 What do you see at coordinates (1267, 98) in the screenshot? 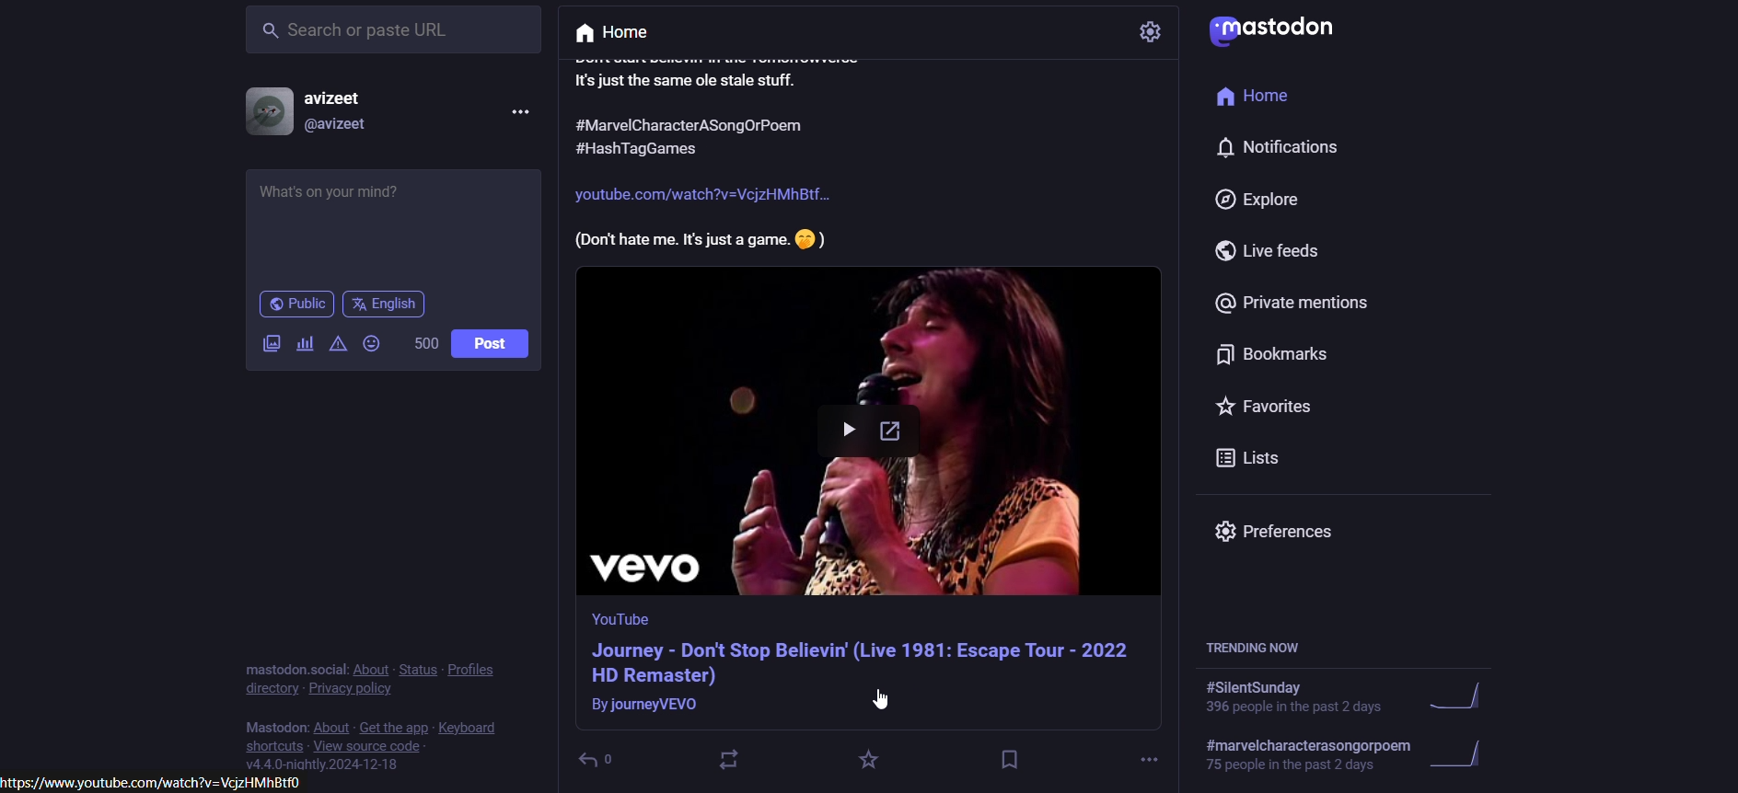
I see `home` at bounding box center [1267, 98].